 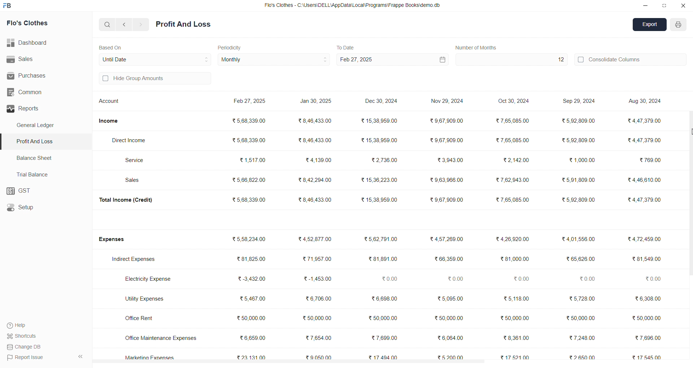 I want to click on cursor, so click(x=687, y=133).